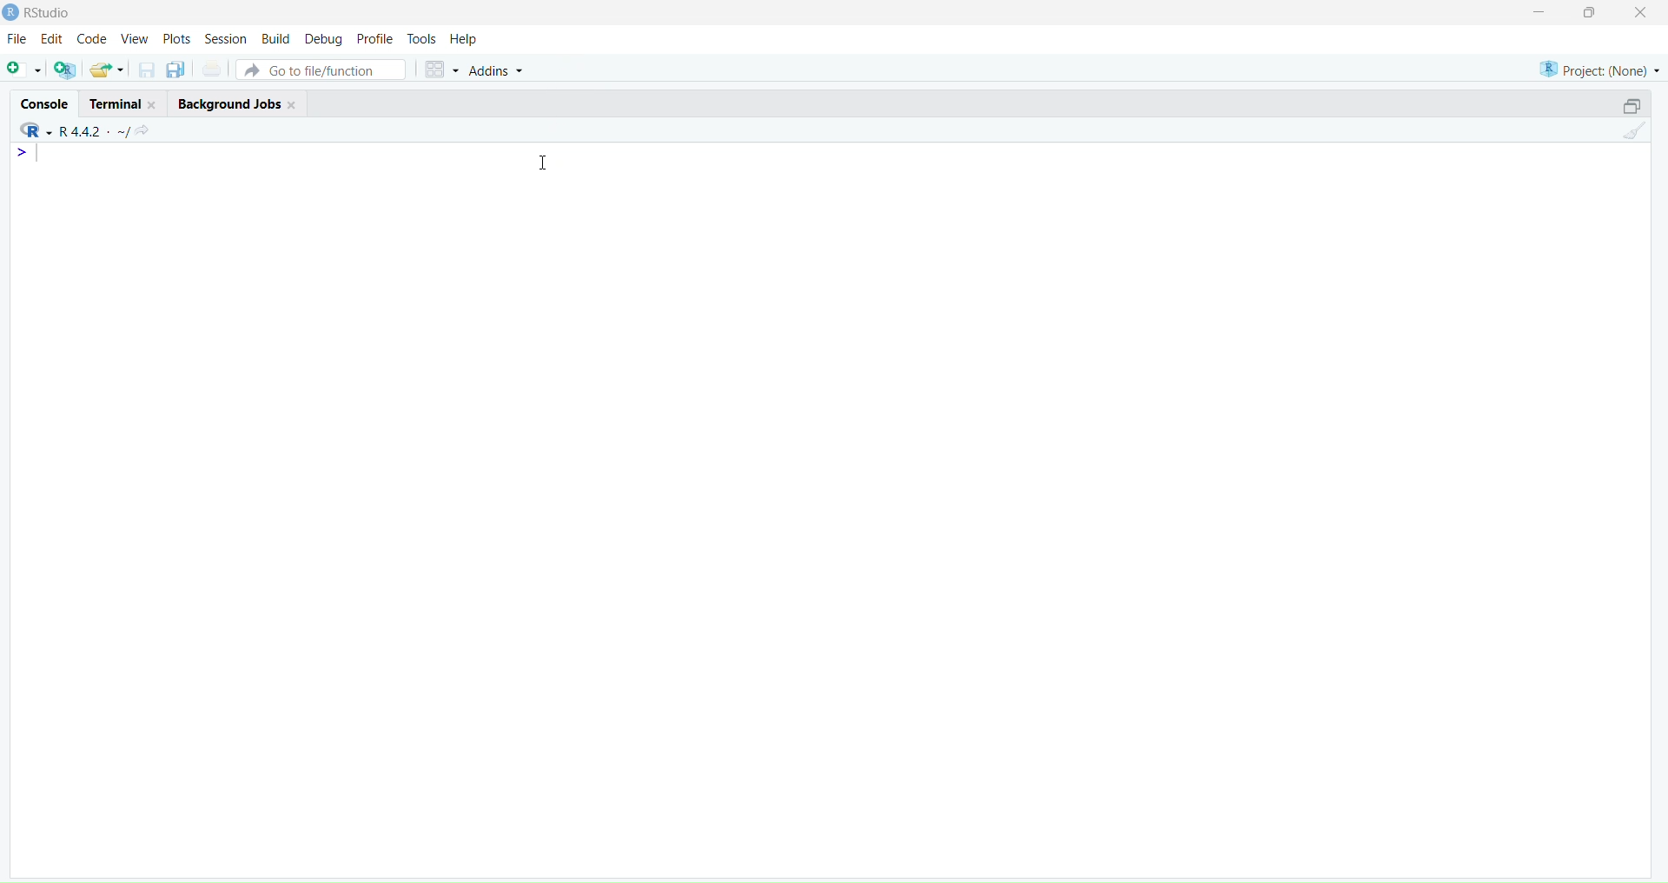 The image size is (1668, 883). What do you see at coordinates (321, 70) in the screenshot?
I see `go to file/function` at bounding box center [321, 70].